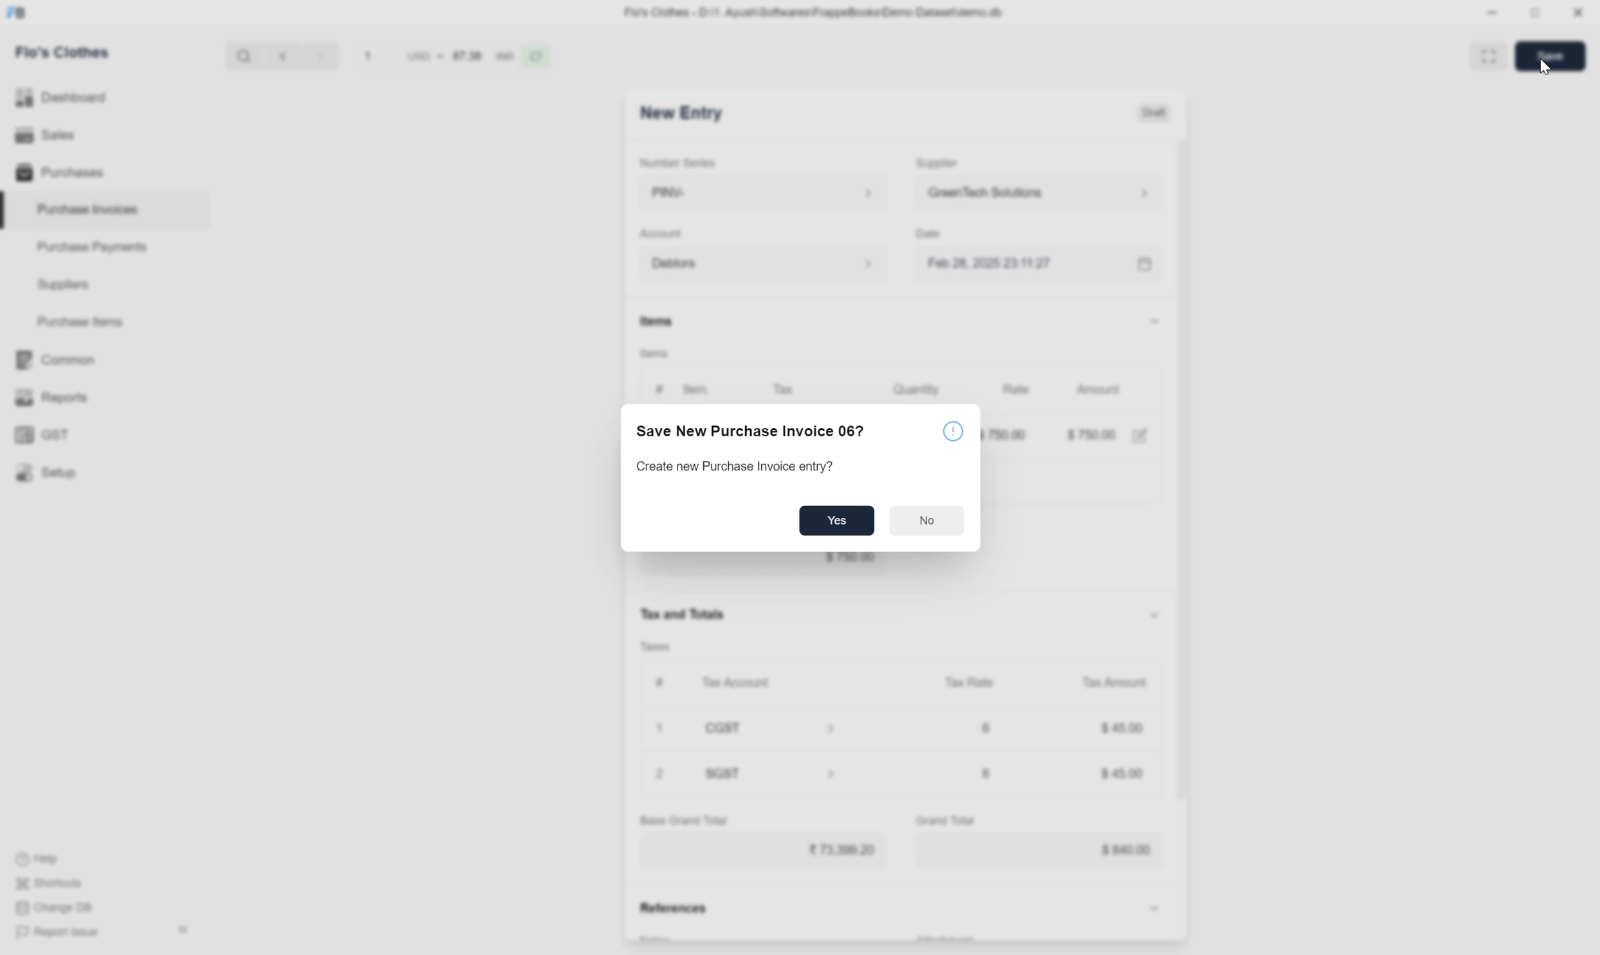  I want to click on Create new Purchase Invoice entry?, so click(735, 467).